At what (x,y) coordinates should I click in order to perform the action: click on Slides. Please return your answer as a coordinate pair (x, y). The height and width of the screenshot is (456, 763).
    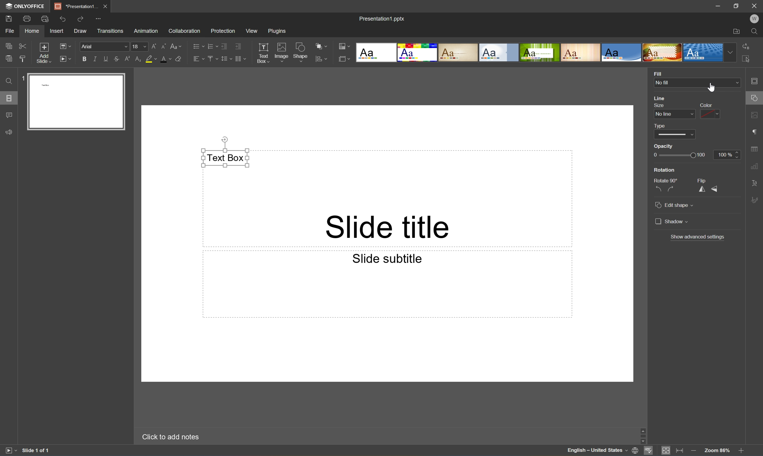
    Looking at the image, I should click on (8, 99).